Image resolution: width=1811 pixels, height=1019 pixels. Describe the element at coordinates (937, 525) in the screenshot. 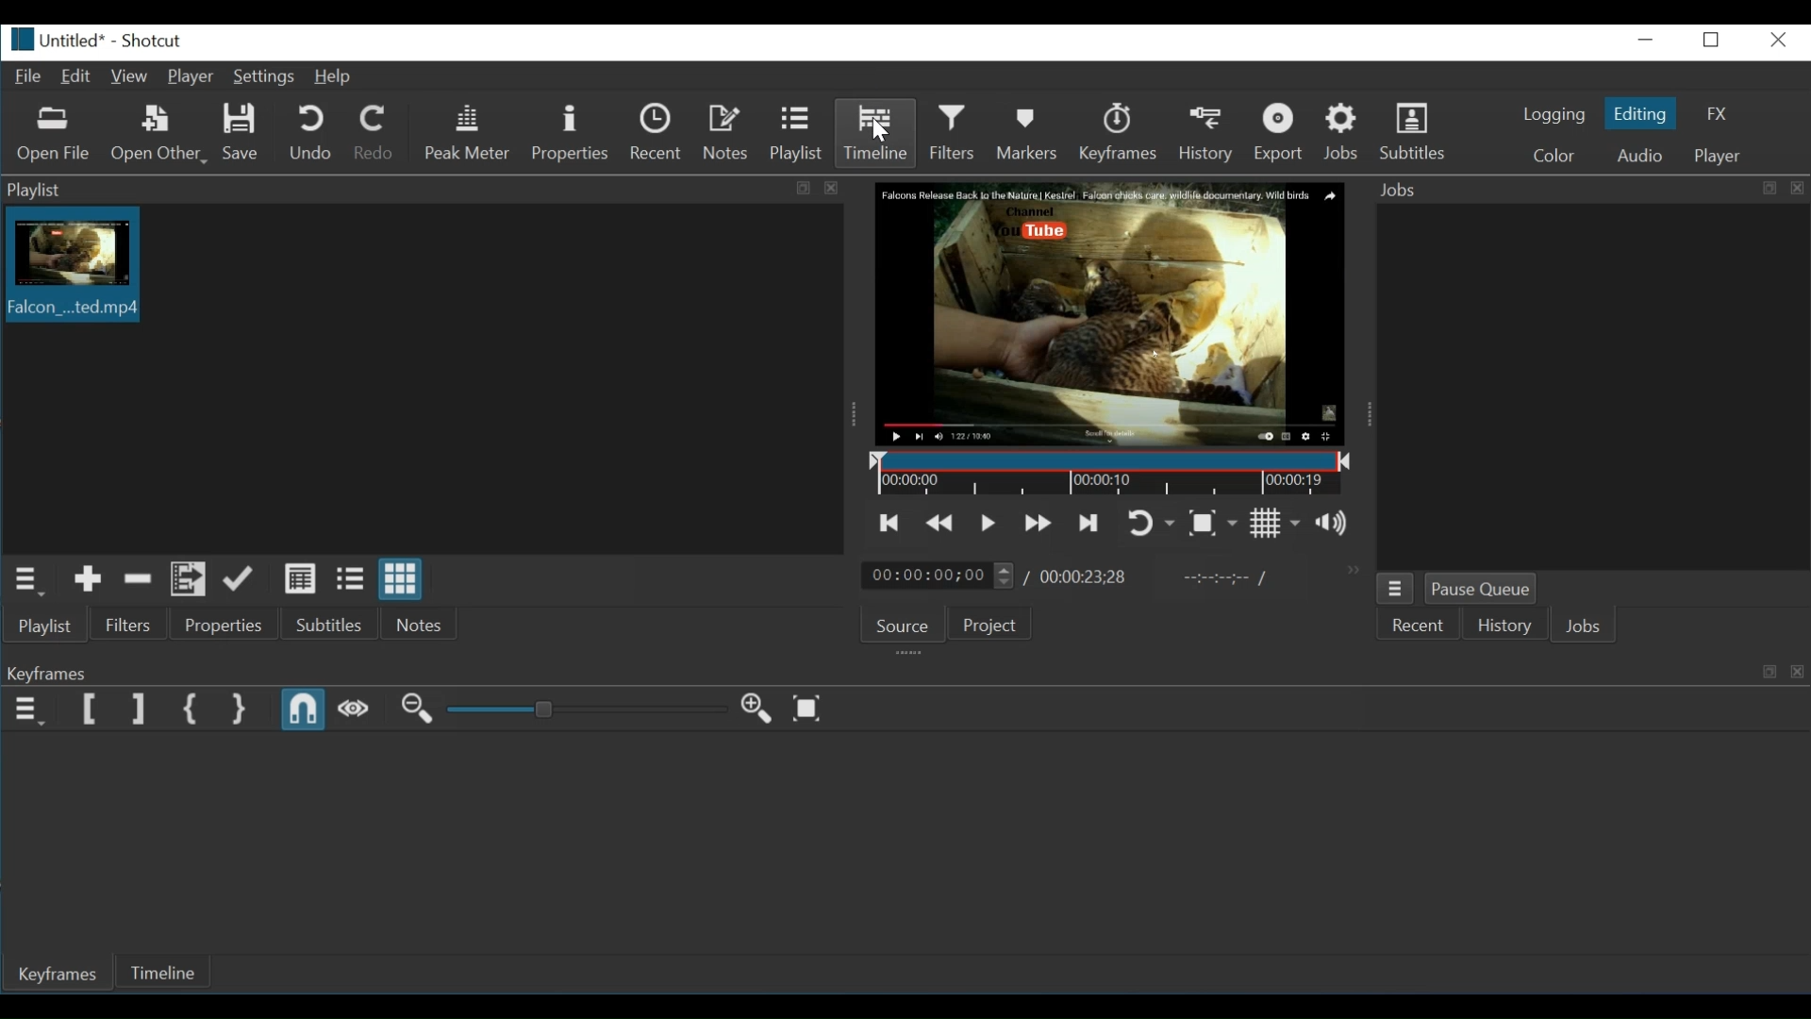

I see `play quickly backwards` at that location.